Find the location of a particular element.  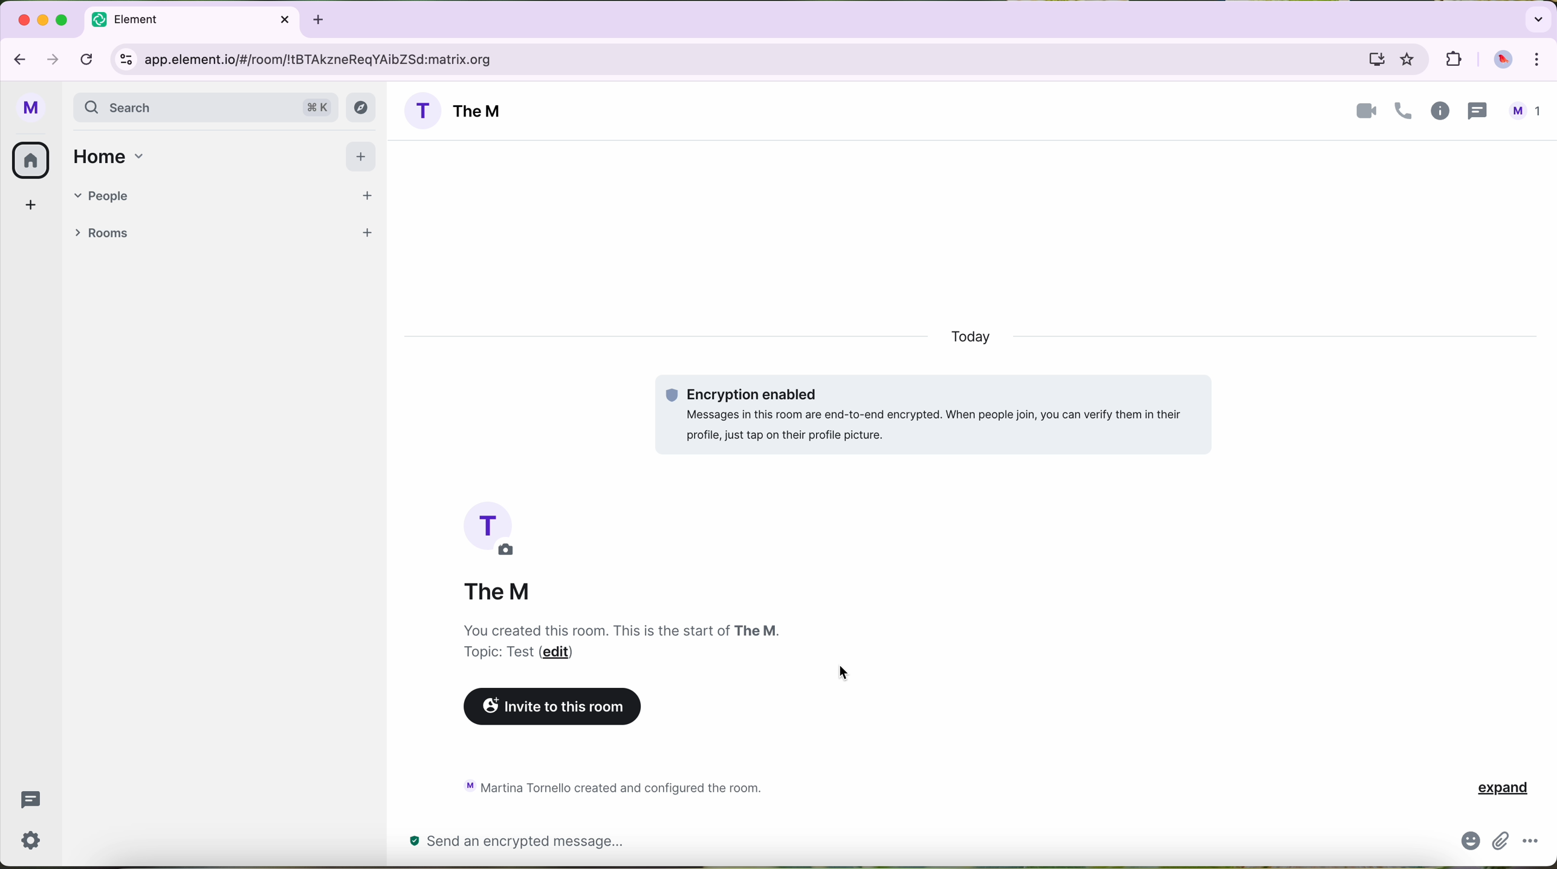

send a message is located at coordinates (911, 846).